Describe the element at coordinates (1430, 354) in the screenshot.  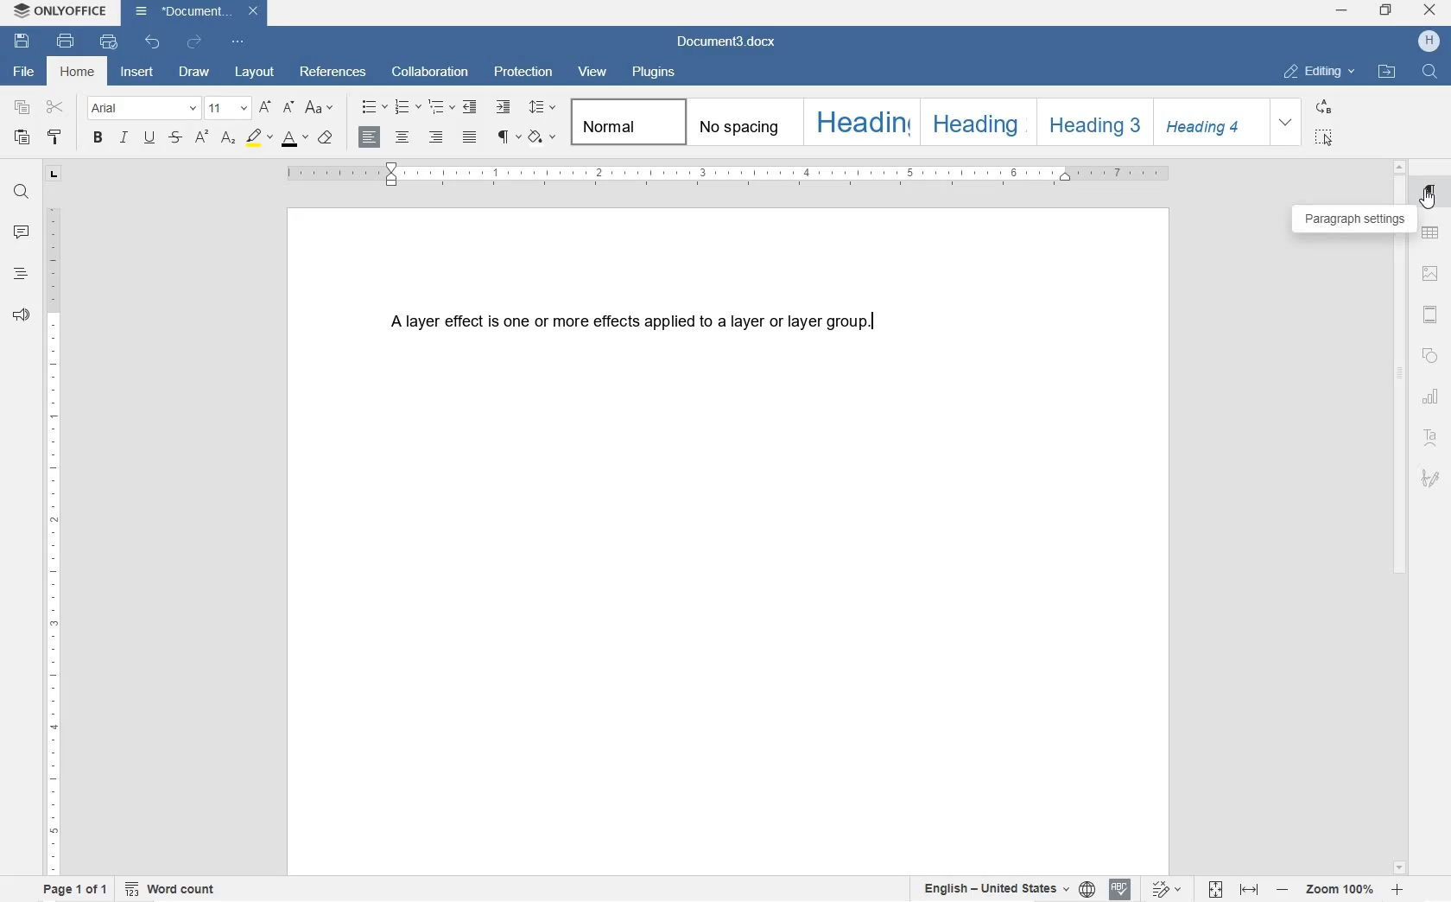
I see `SHAPE` at that location.